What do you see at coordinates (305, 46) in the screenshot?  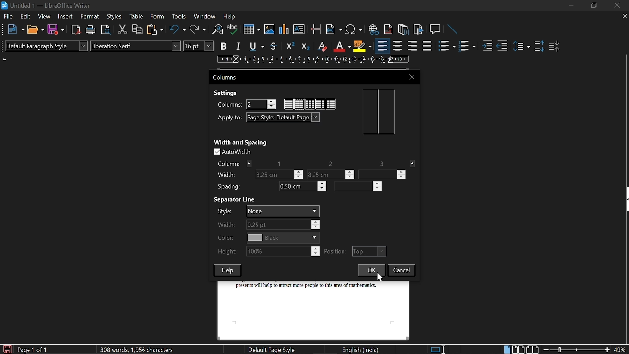 I see `Subscript` at bounding box center [305, 46].